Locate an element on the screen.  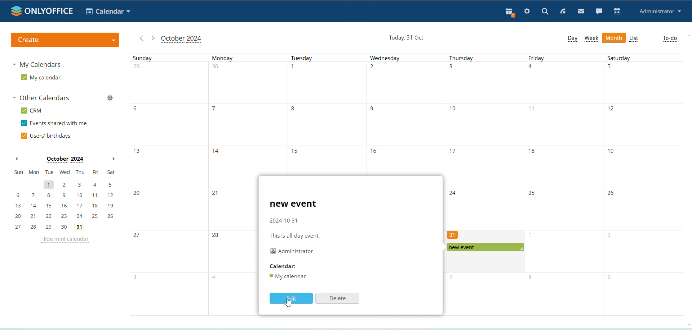
manage is located at coordinates (110, 99).